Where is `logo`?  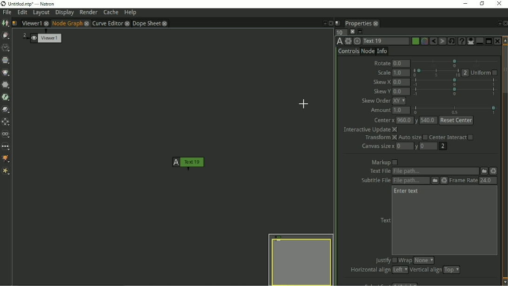
logo is located at coordinates (4, 4).